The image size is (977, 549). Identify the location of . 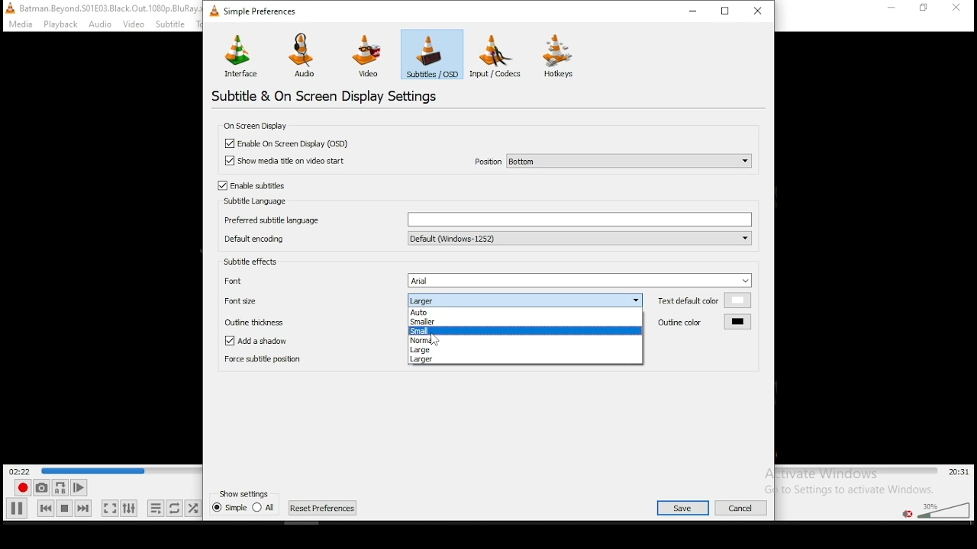
(437, 340).